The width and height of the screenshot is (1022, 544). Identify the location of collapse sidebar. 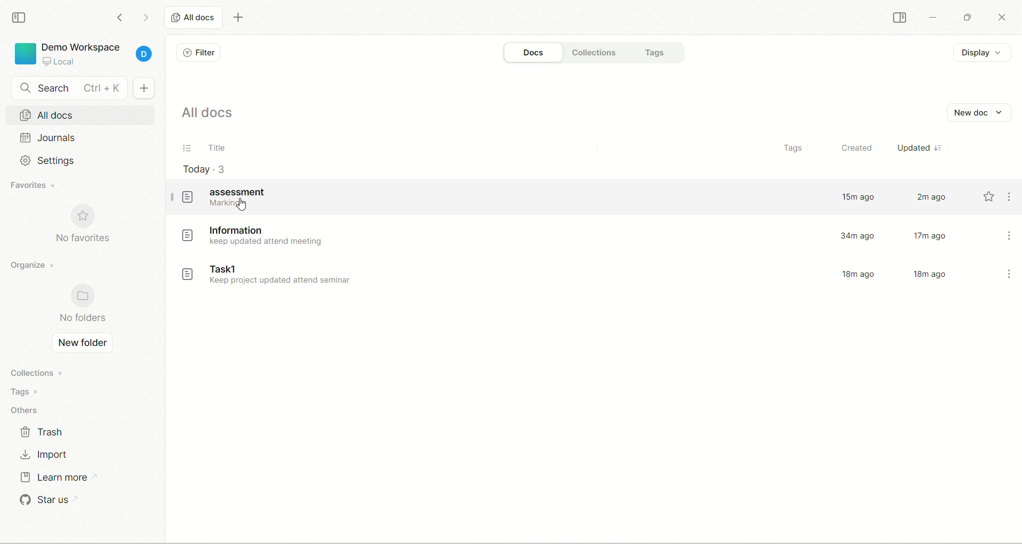
(21, 18).